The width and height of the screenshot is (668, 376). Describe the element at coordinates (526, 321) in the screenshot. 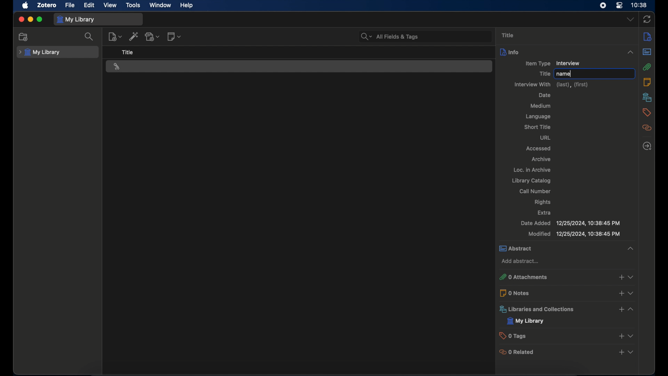

I see `my library` at that location.